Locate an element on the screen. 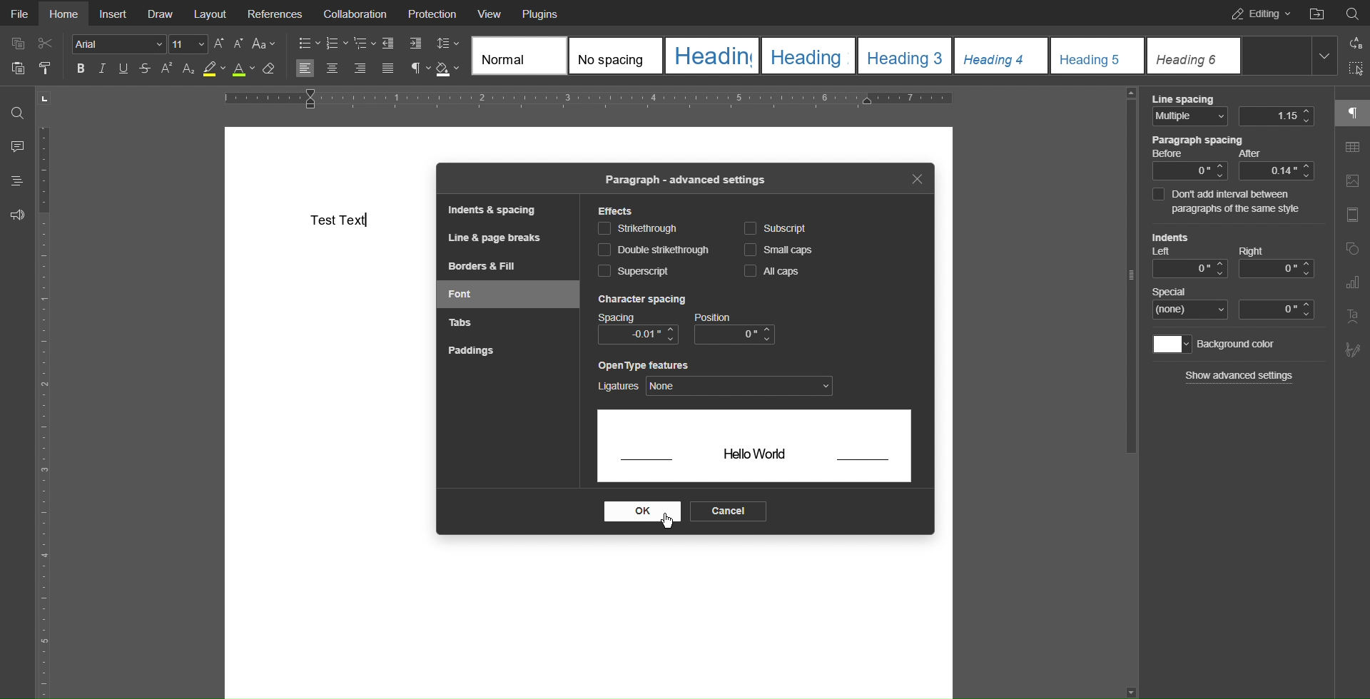  Signature is located at coordinates (1350, 350).